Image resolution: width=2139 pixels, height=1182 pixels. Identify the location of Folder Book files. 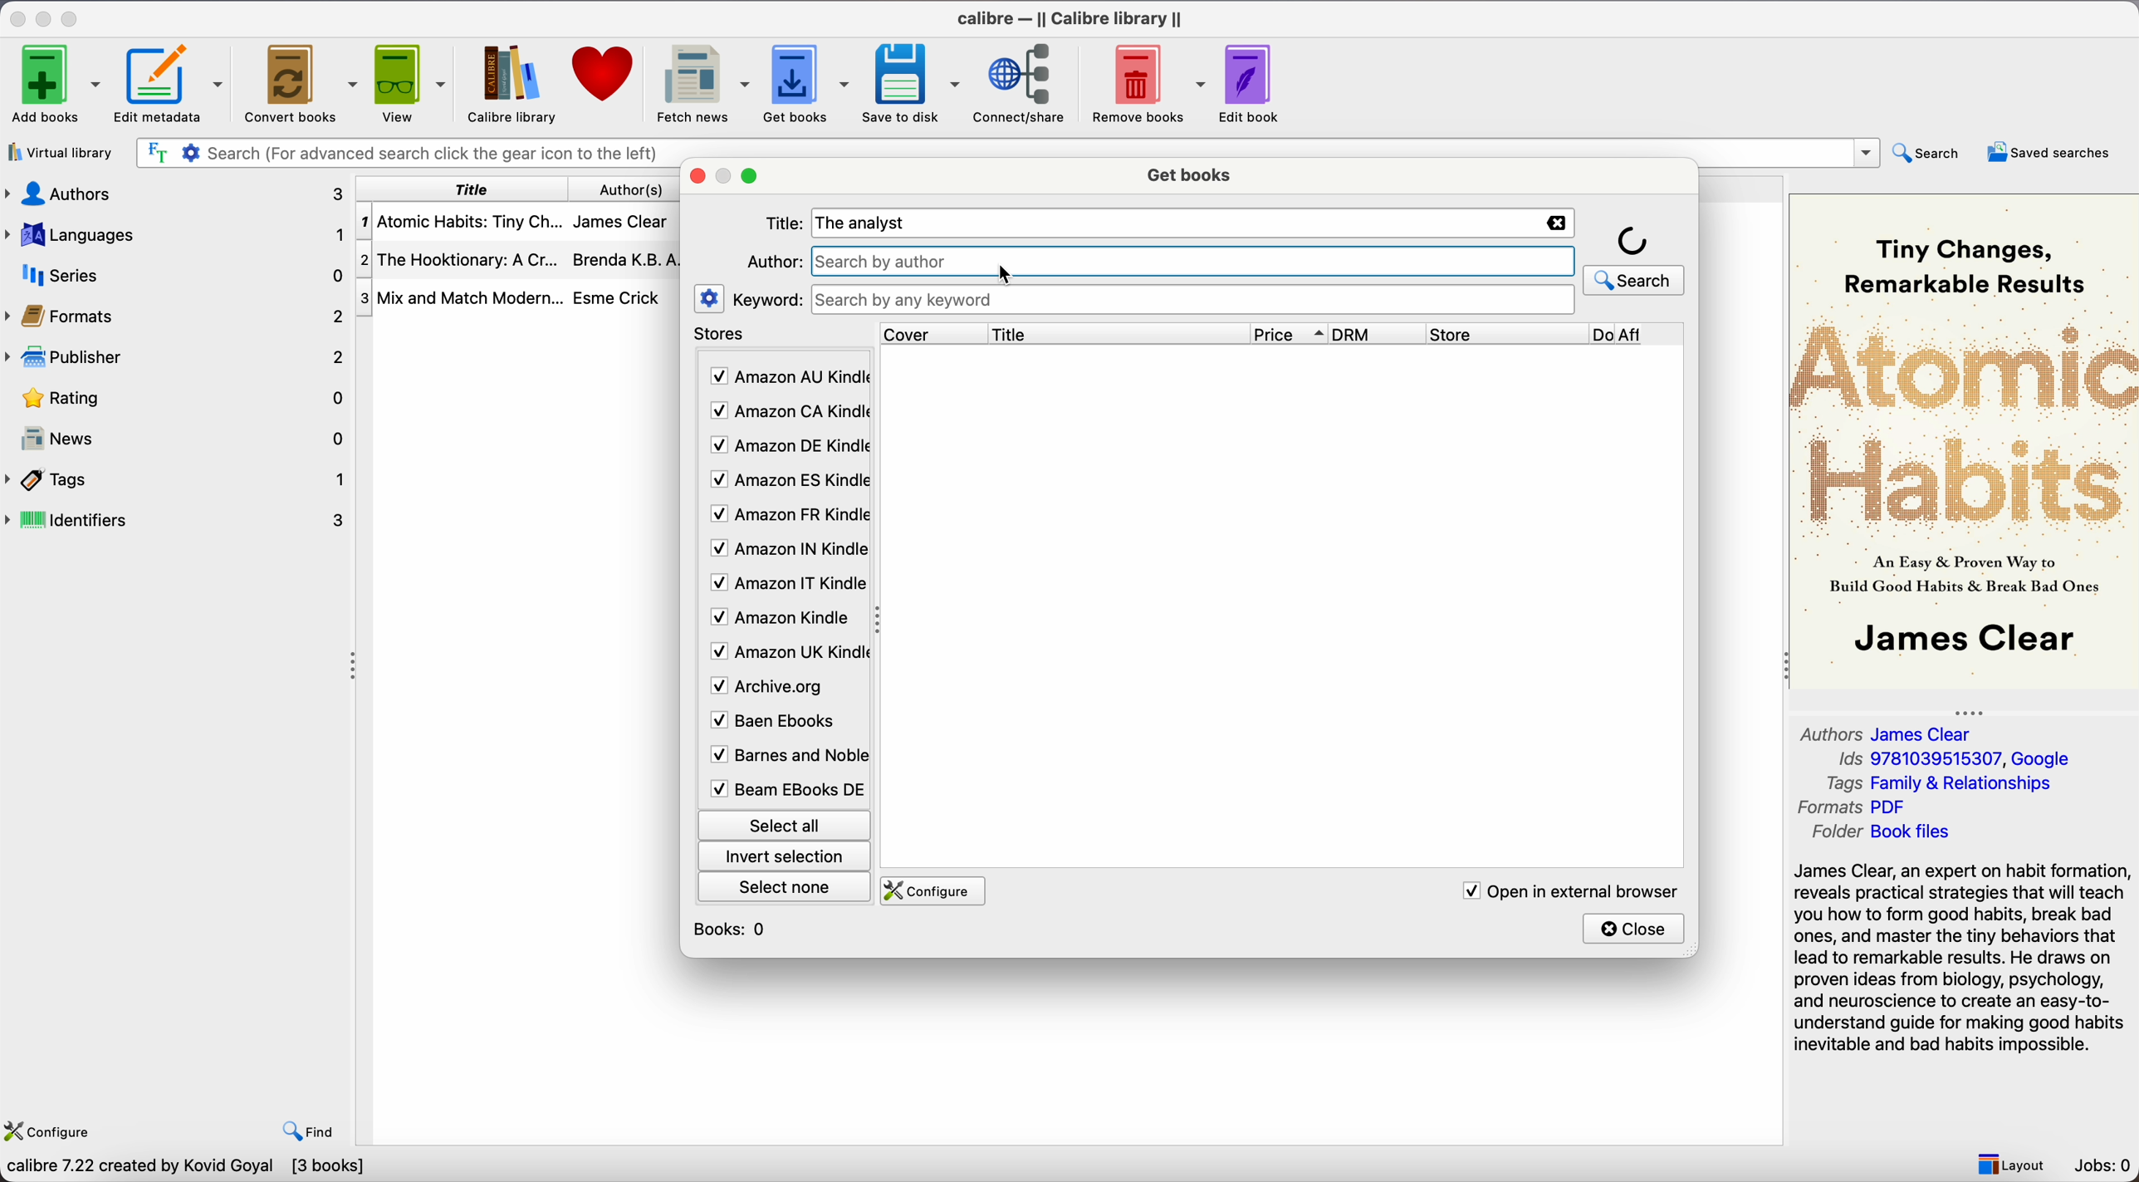
(1876, 834).